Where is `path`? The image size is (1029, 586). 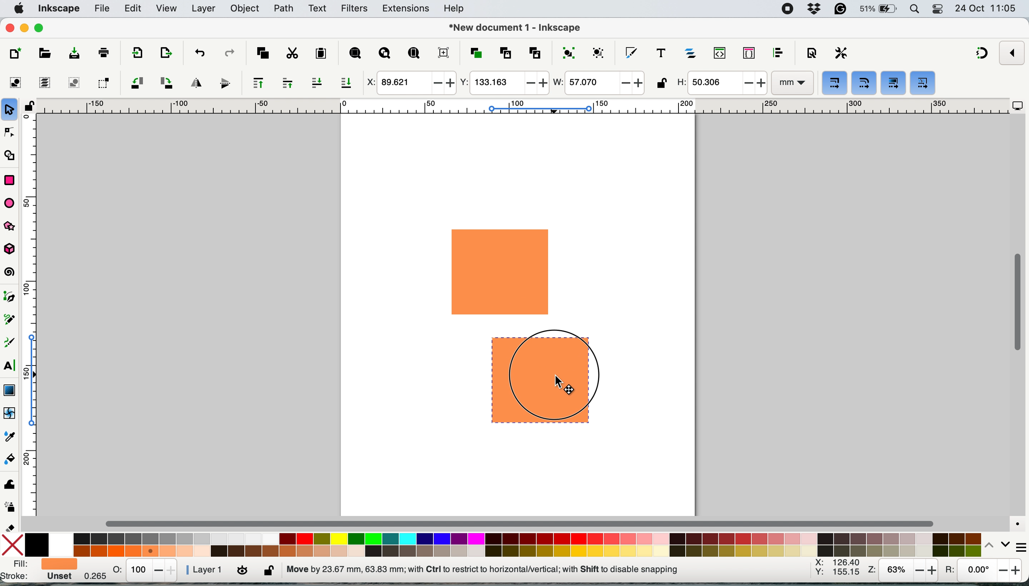
path is located at coordinates (284, 8).